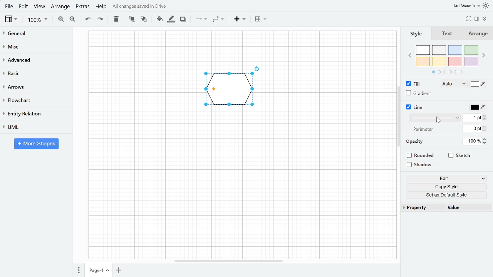  I want to click on Decrease opacity, so click(485, 144).